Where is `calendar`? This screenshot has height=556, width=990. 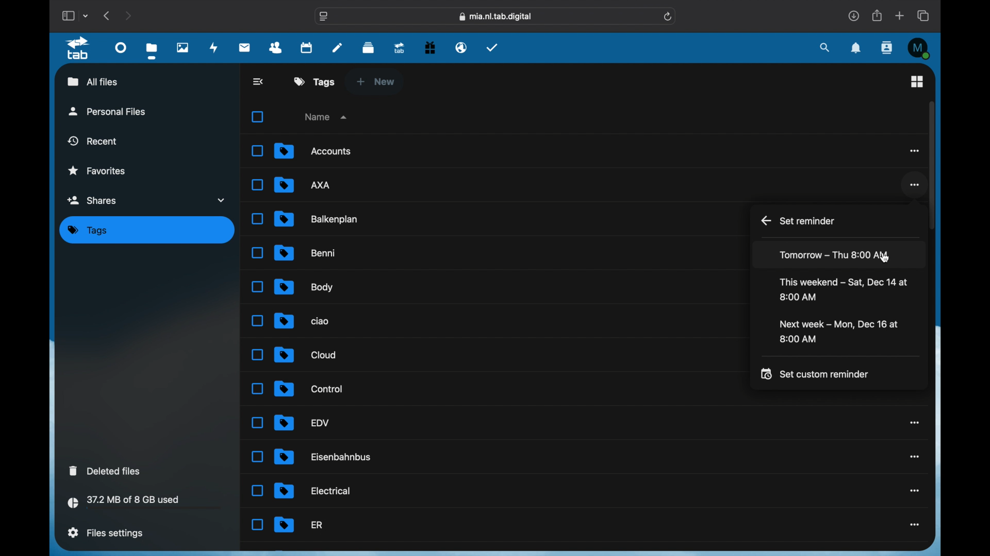 calendar is located at coordinates (307, 47).